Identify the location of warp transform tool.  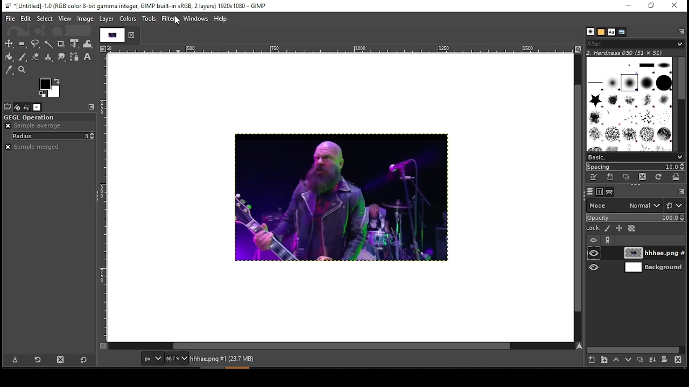
(88, 43).